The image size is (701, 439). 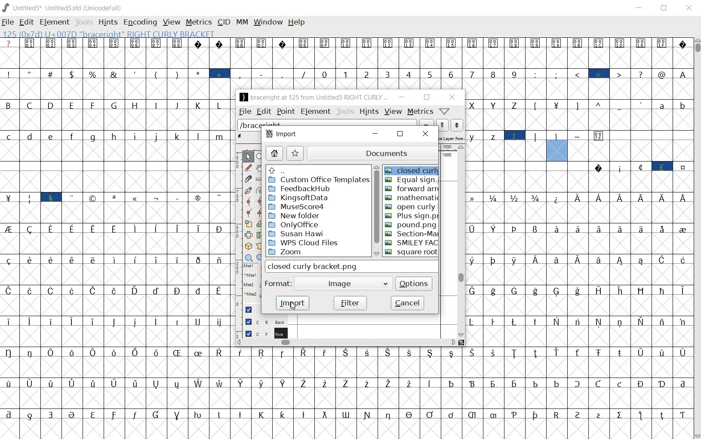 What do you see at coordinates (414, 284) in the screenshot?
I see `options` at bounding box center [414, 284].